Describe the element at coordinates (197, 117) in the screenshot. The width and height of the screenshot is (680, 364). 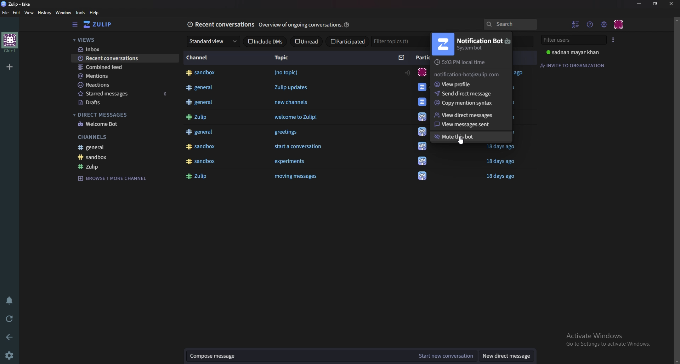
I see `#Zulip` at that location.